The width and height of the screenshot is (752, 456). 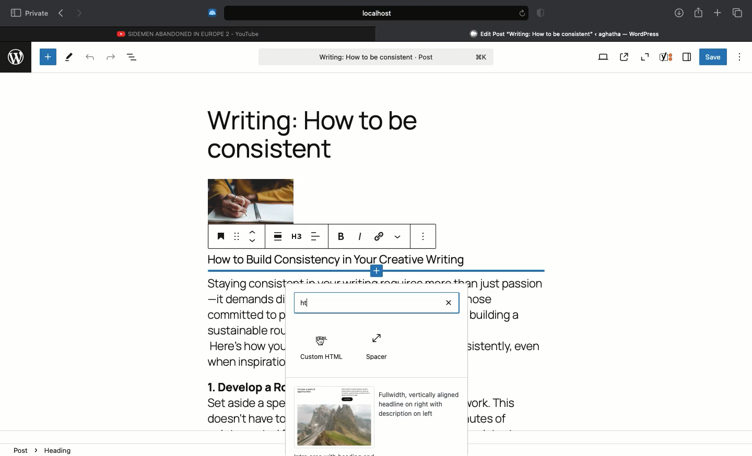 What do you see at coordinates (741, 55) in the screenshot?
I see `Options` at bounding box center [741, 55].